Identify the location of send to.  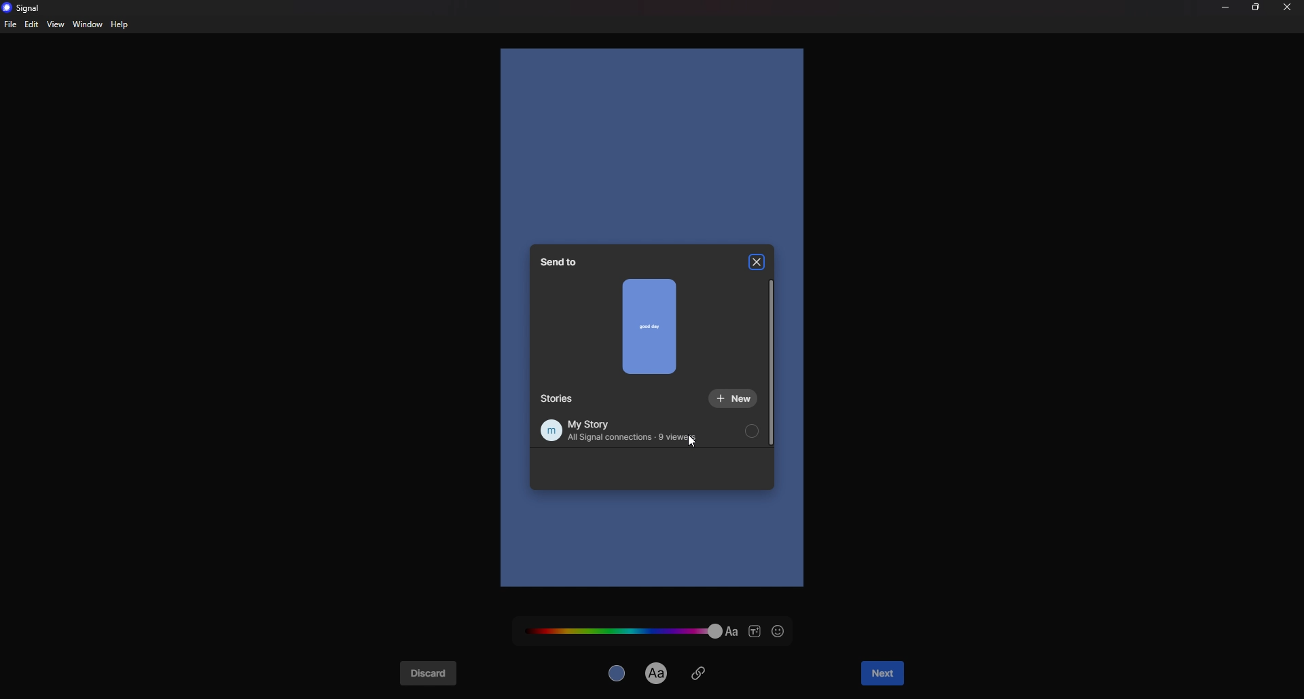
(564, 262).